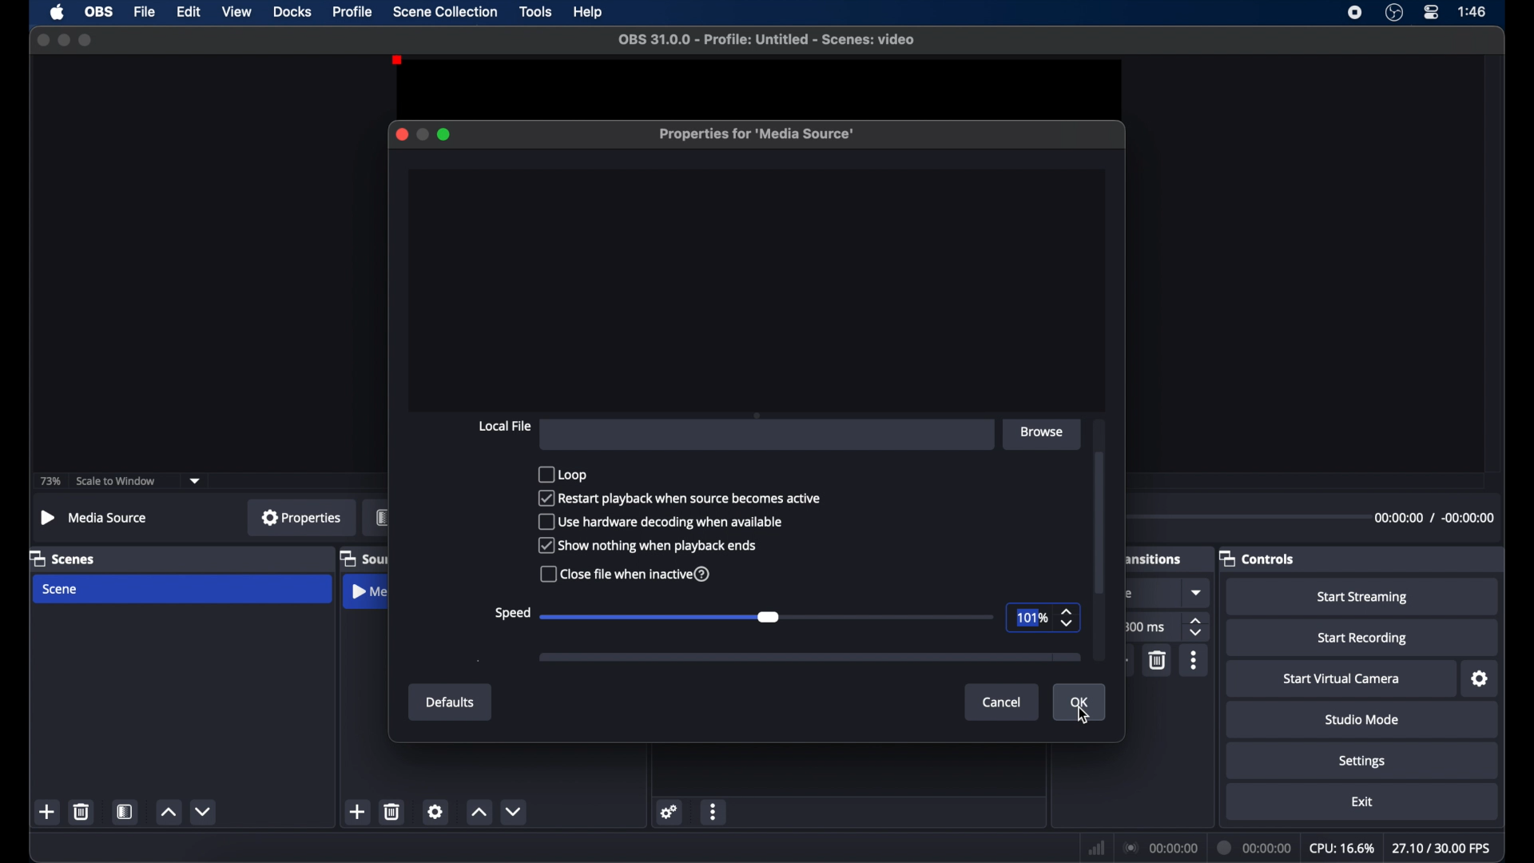  What do you see at coordinates (1363, 719) in the screenshot?
I see `studio mode` at bounding box center [1363, 719].